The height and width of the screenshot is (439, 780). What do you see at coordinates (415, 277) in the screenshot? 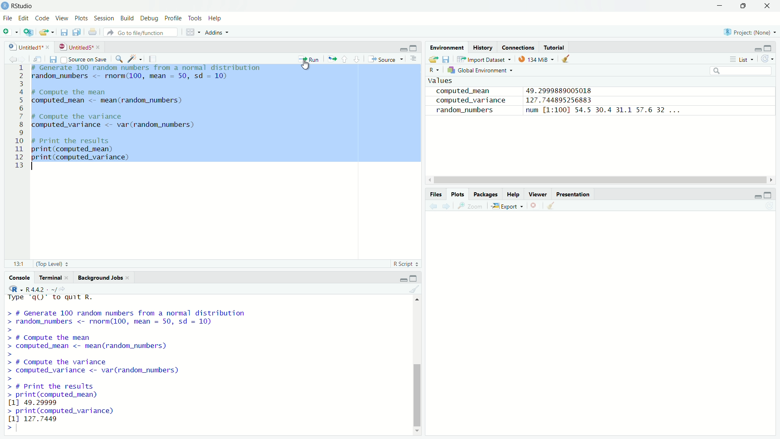
I see `maximize` at bounding box center [415, 277].